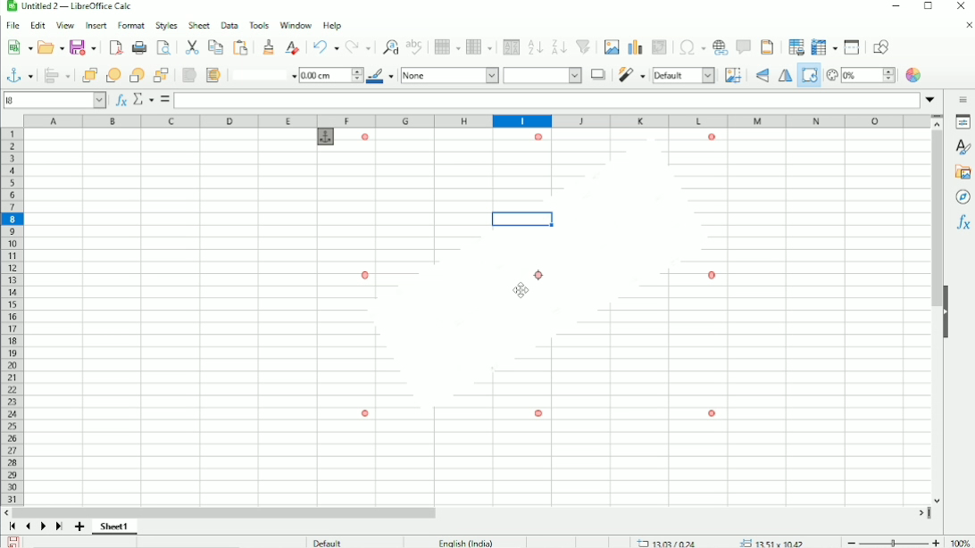 This screenshot has width=975, height=548. What do you see at coordinates (962, 172) in the screenshot?
I see `Gallery` at bounding box center [962, 172].